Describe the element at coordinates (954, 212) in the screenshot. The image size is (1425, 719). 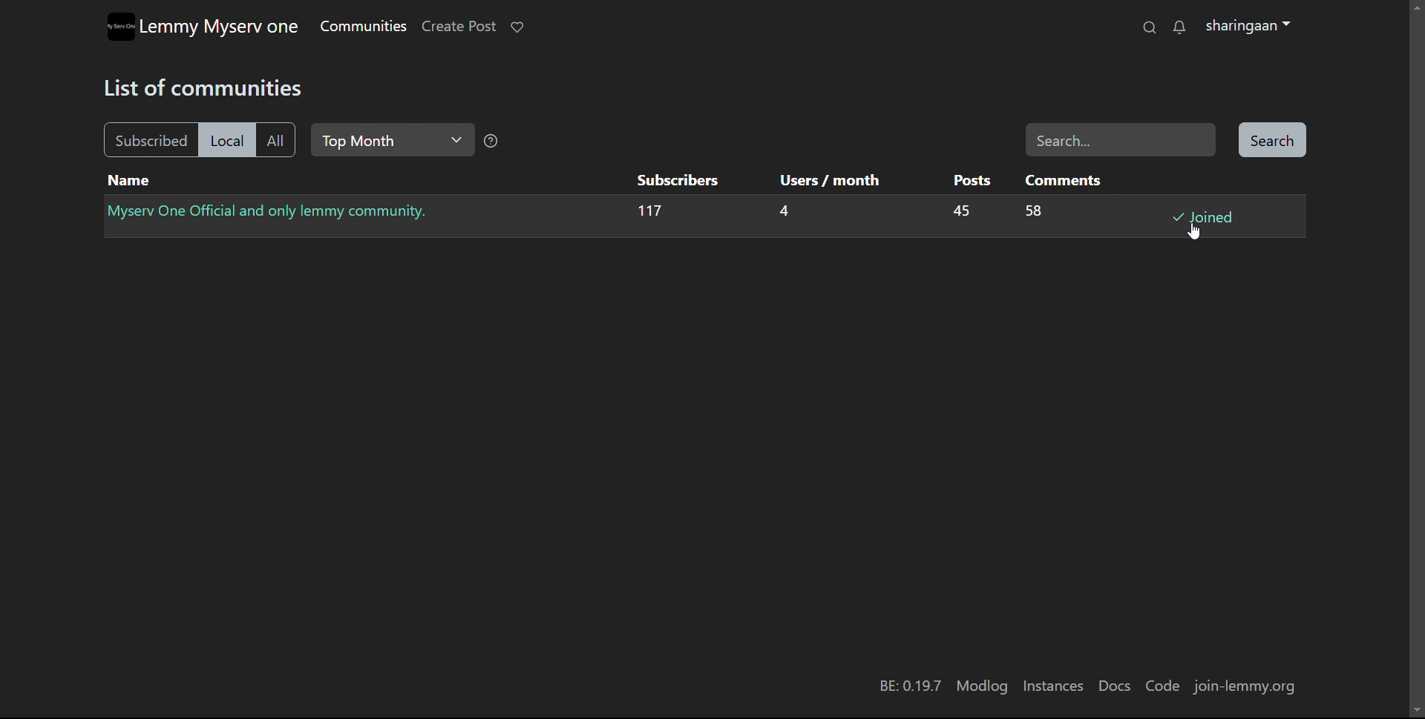
I see `45` at that location.